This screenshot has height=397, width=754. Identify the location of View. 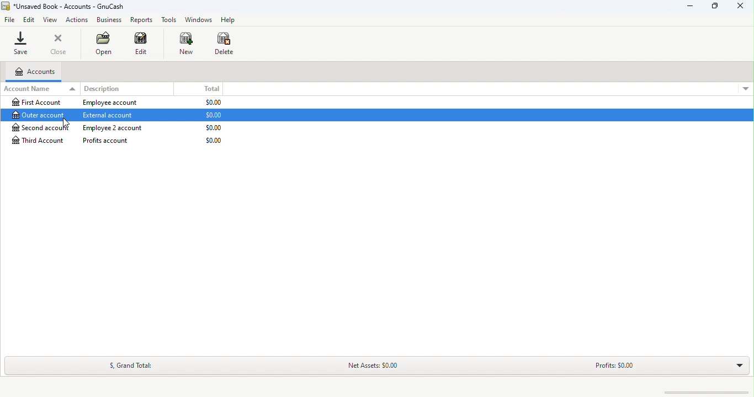
(51, 19).